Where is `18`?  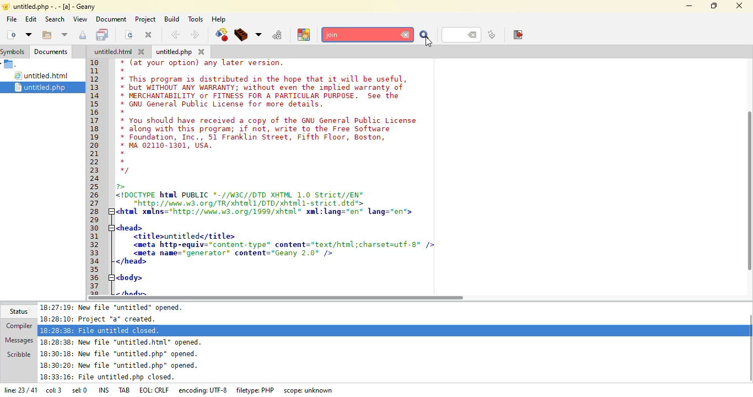 18 is located at coordinates (98, 130).